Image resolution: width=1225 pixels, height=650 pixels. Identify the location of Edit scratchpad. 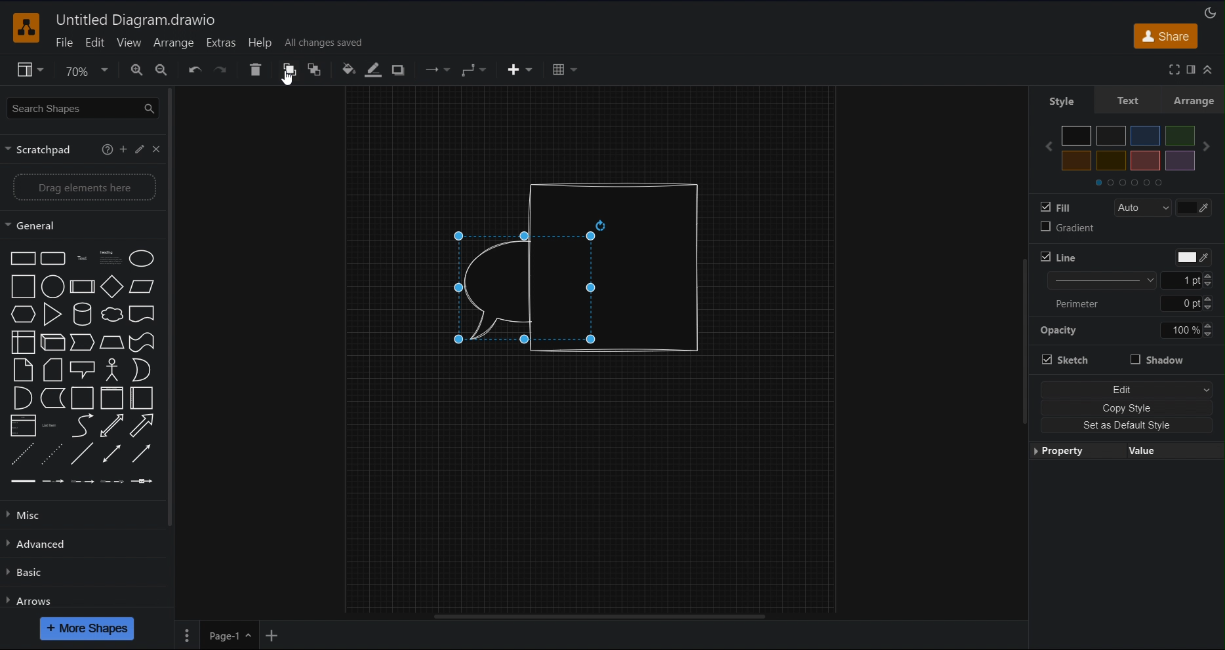
(140, 149).